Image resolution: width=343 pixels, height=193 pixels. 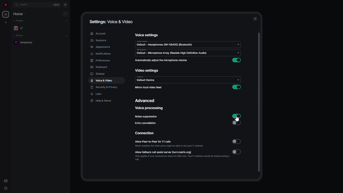 What do you see at coordinates (237, 141) in the screenshot?
I see `disabled` at bounding box center [237, 141].